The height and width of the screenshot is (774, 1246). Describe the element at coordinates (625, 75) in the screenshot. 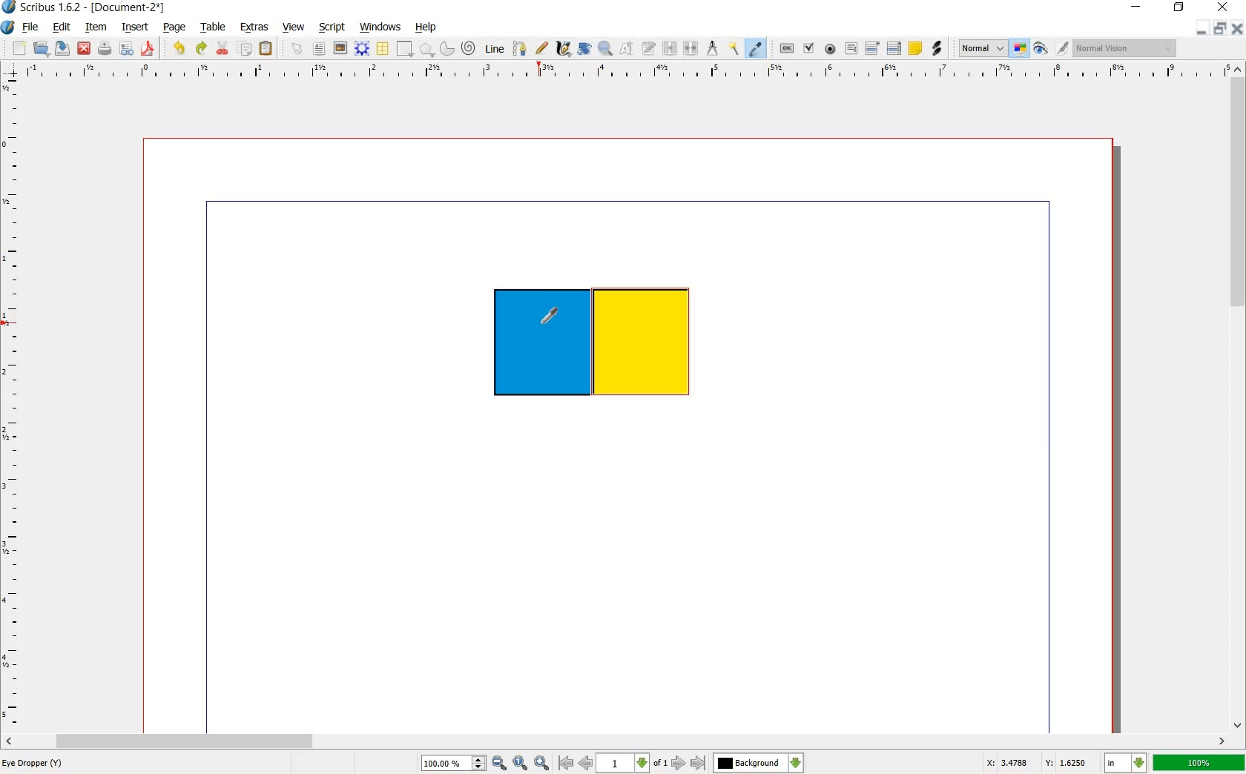

I see `ruler` at that location.